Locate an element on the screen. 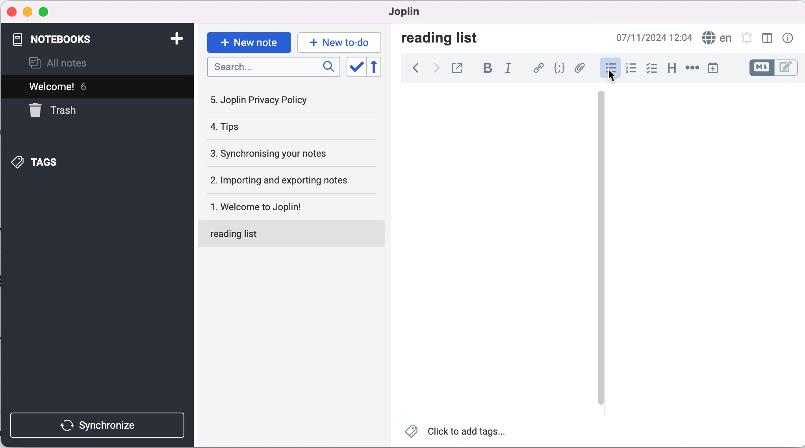 This screenshot has width=805, height=448. horizontal rule is located at coordinates (692, 69).